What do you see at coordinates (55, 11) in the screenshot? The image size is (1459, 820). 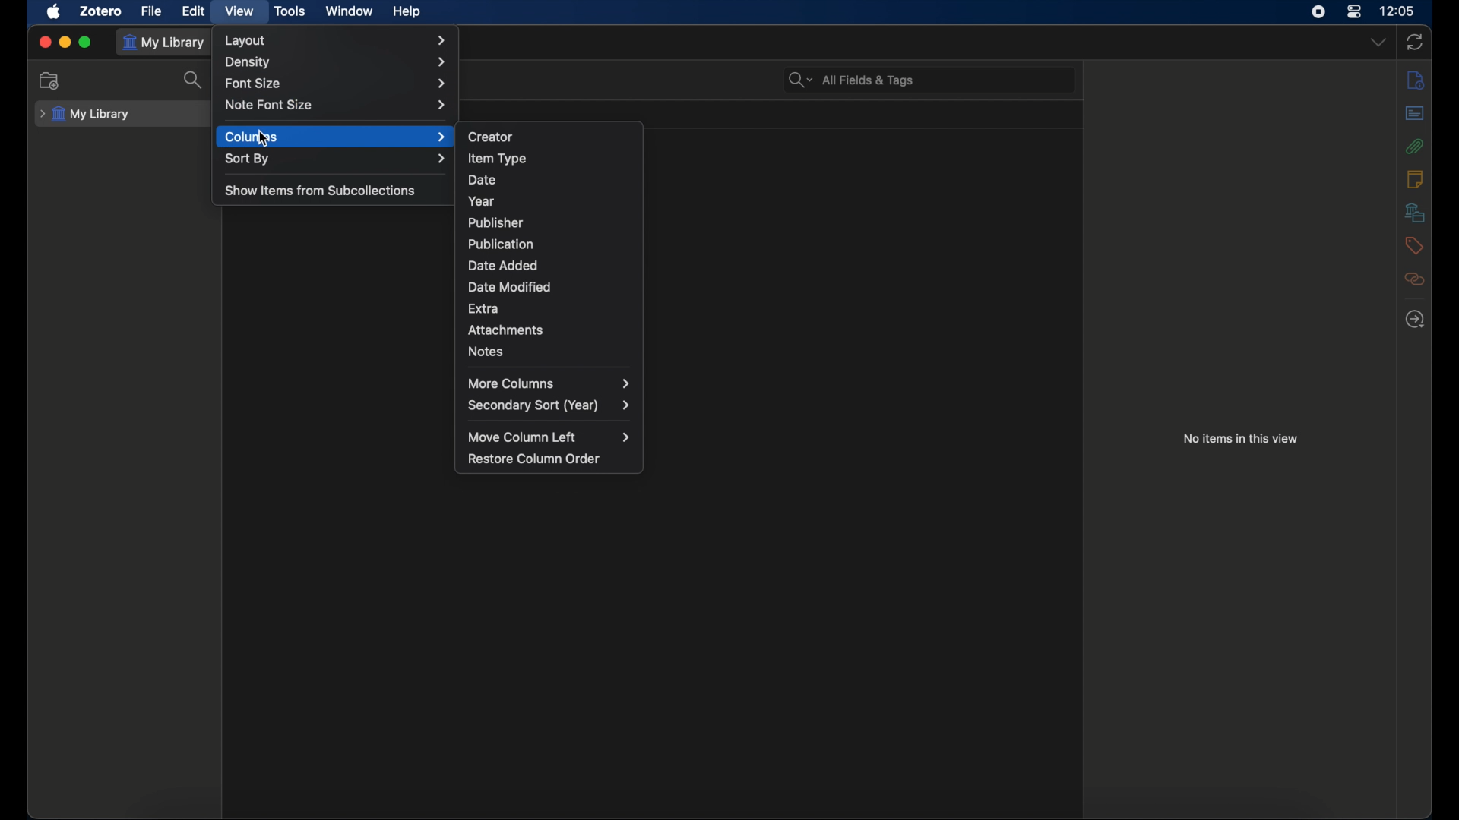 I see `apple` at bounding box center [55, 11].